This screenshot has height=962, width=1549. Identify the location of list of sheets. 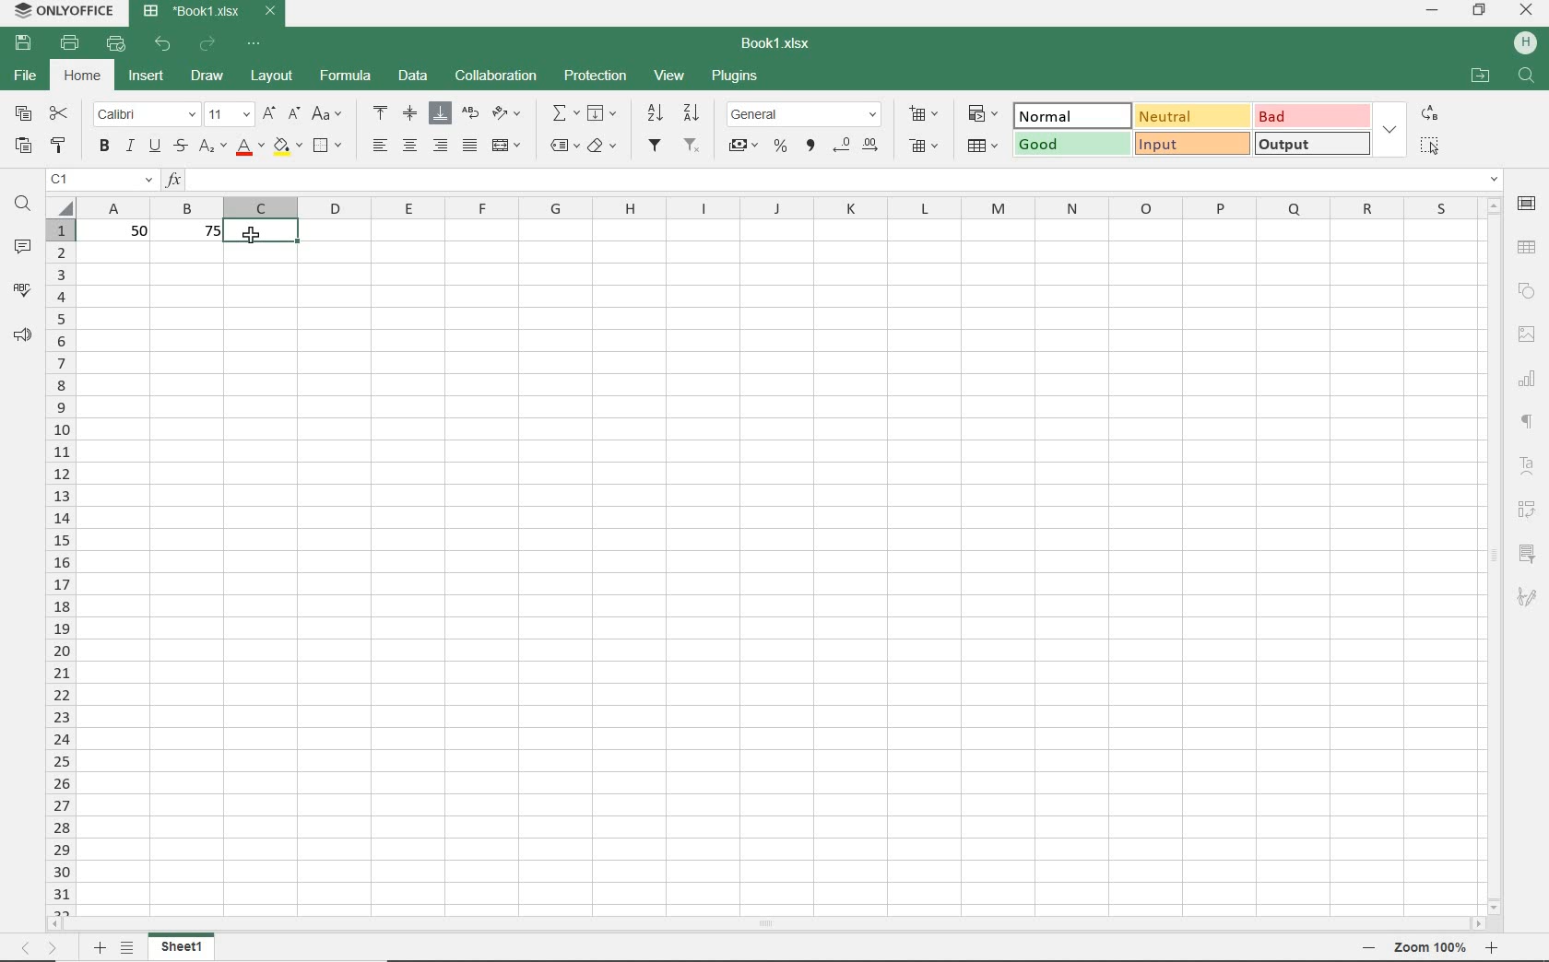
(128, 948).